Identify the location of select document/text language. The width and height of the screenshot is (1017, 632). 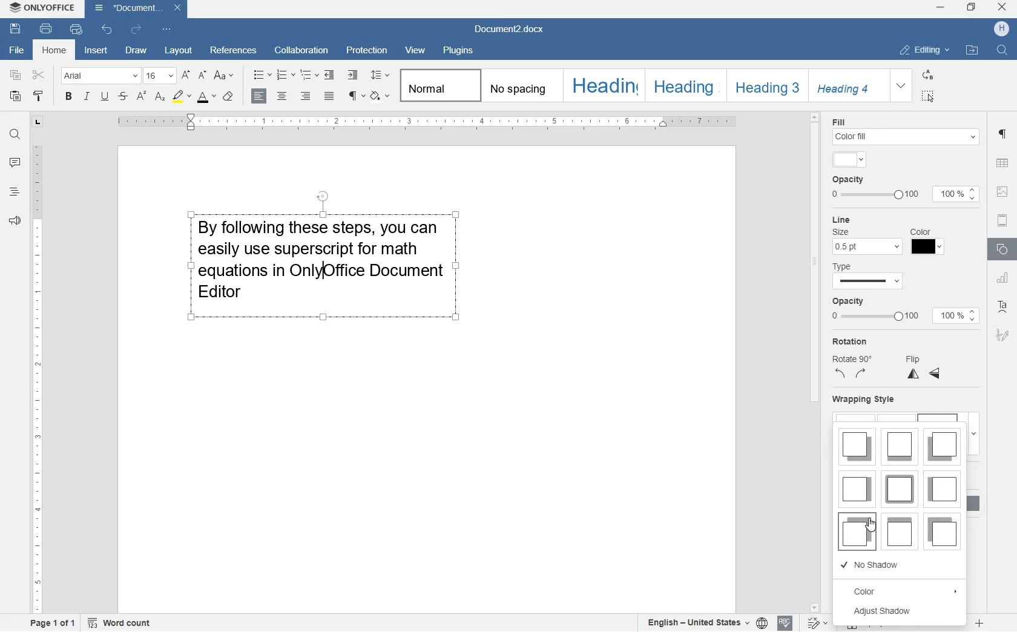
(705, 623).